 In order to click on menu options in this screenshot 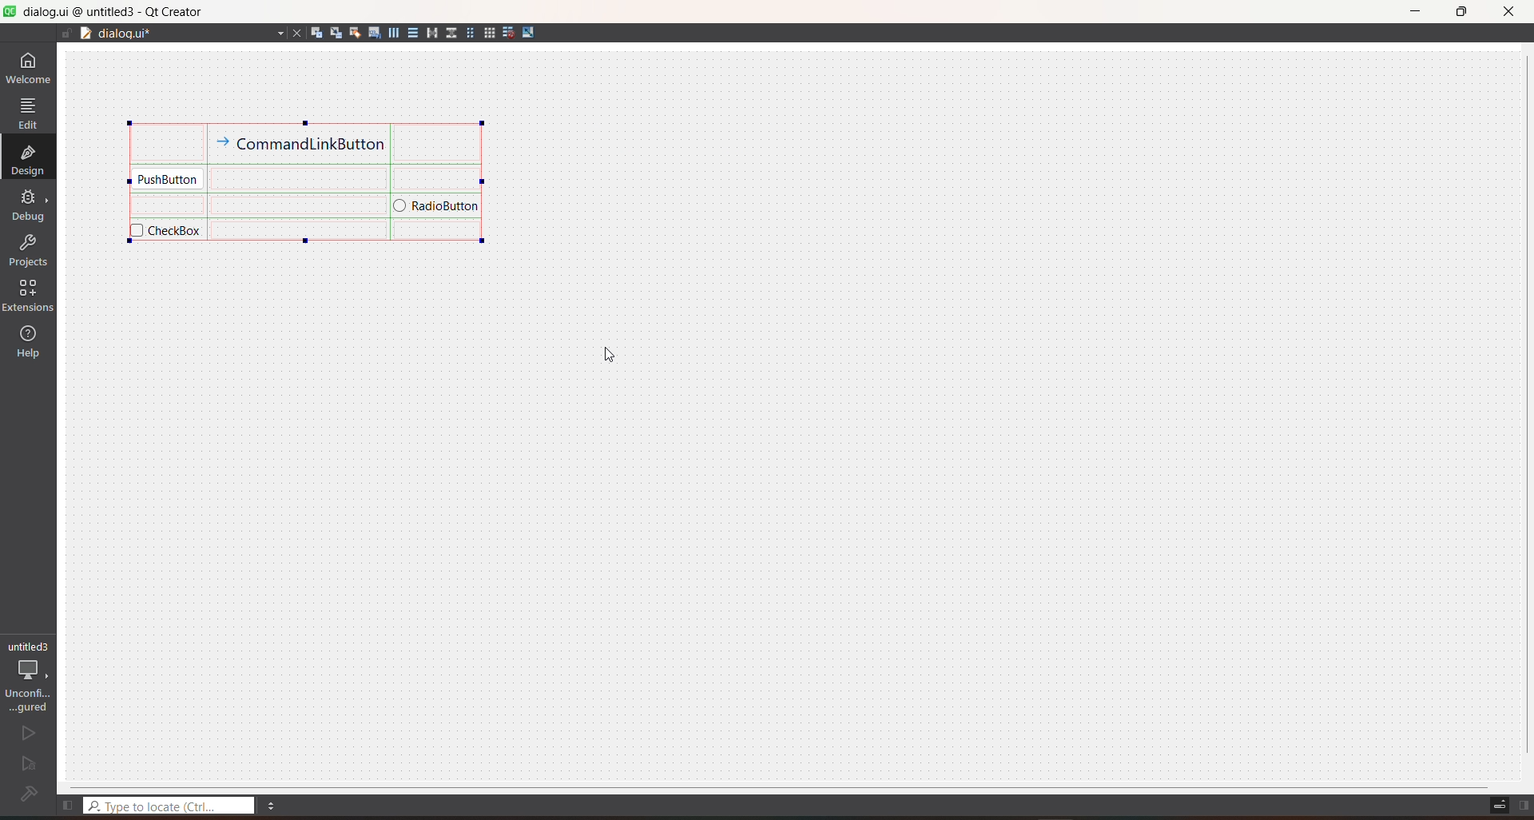, I will do `click(272, 806)`.